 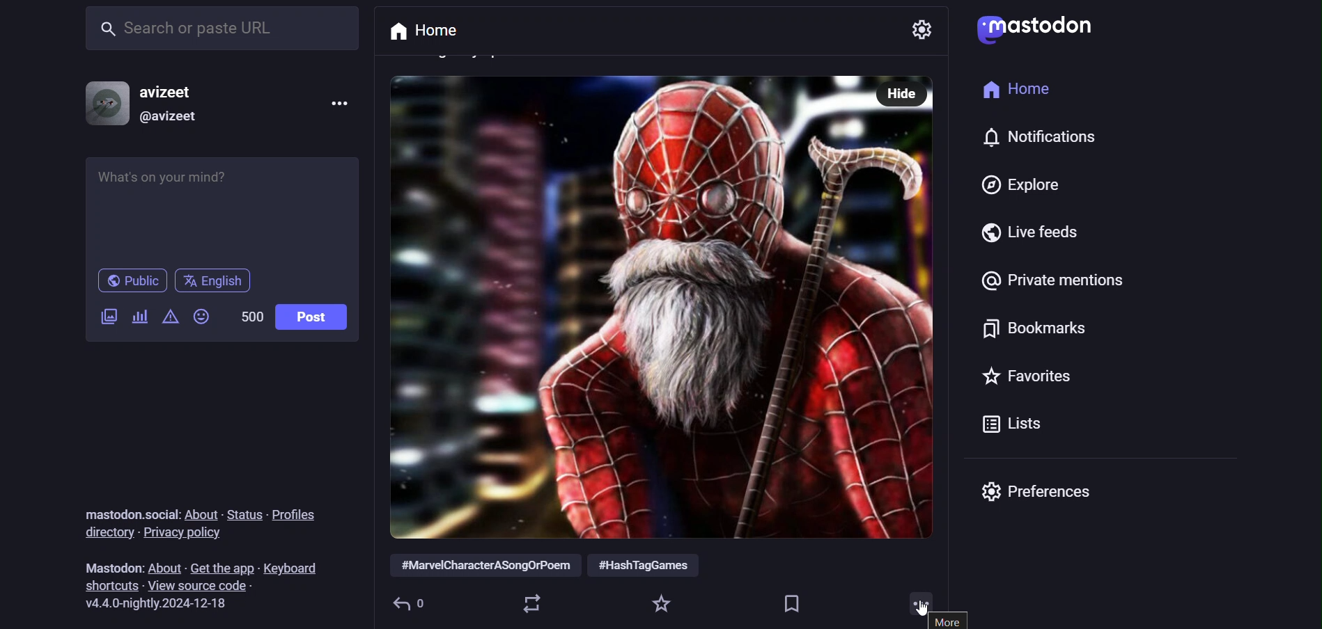 I want to click on explore, so click(x=1018, y=183).